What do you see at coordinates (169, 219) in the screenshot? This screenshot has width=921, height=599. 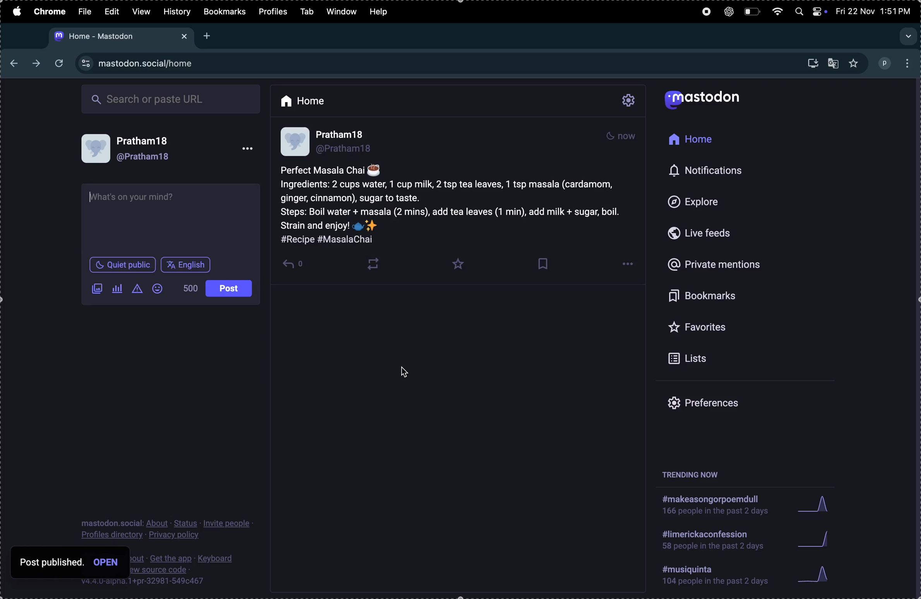 I see `text box` at bounding box center [169, 219].